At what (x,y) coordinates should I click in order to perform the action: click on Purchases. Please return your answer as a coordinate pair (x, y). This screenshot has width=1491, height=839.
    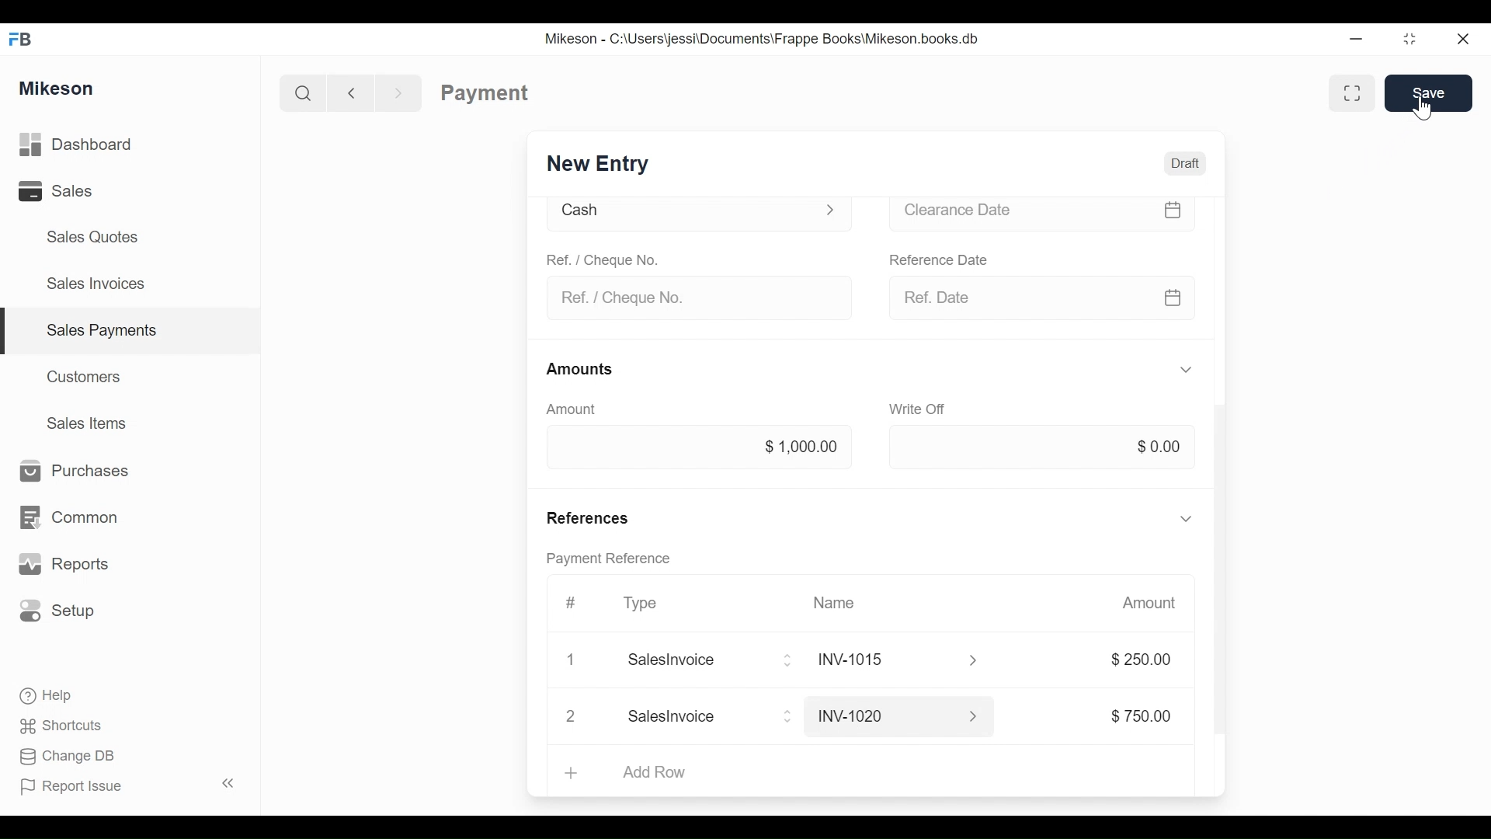
    Looking at the image, I should click on (74, 471).